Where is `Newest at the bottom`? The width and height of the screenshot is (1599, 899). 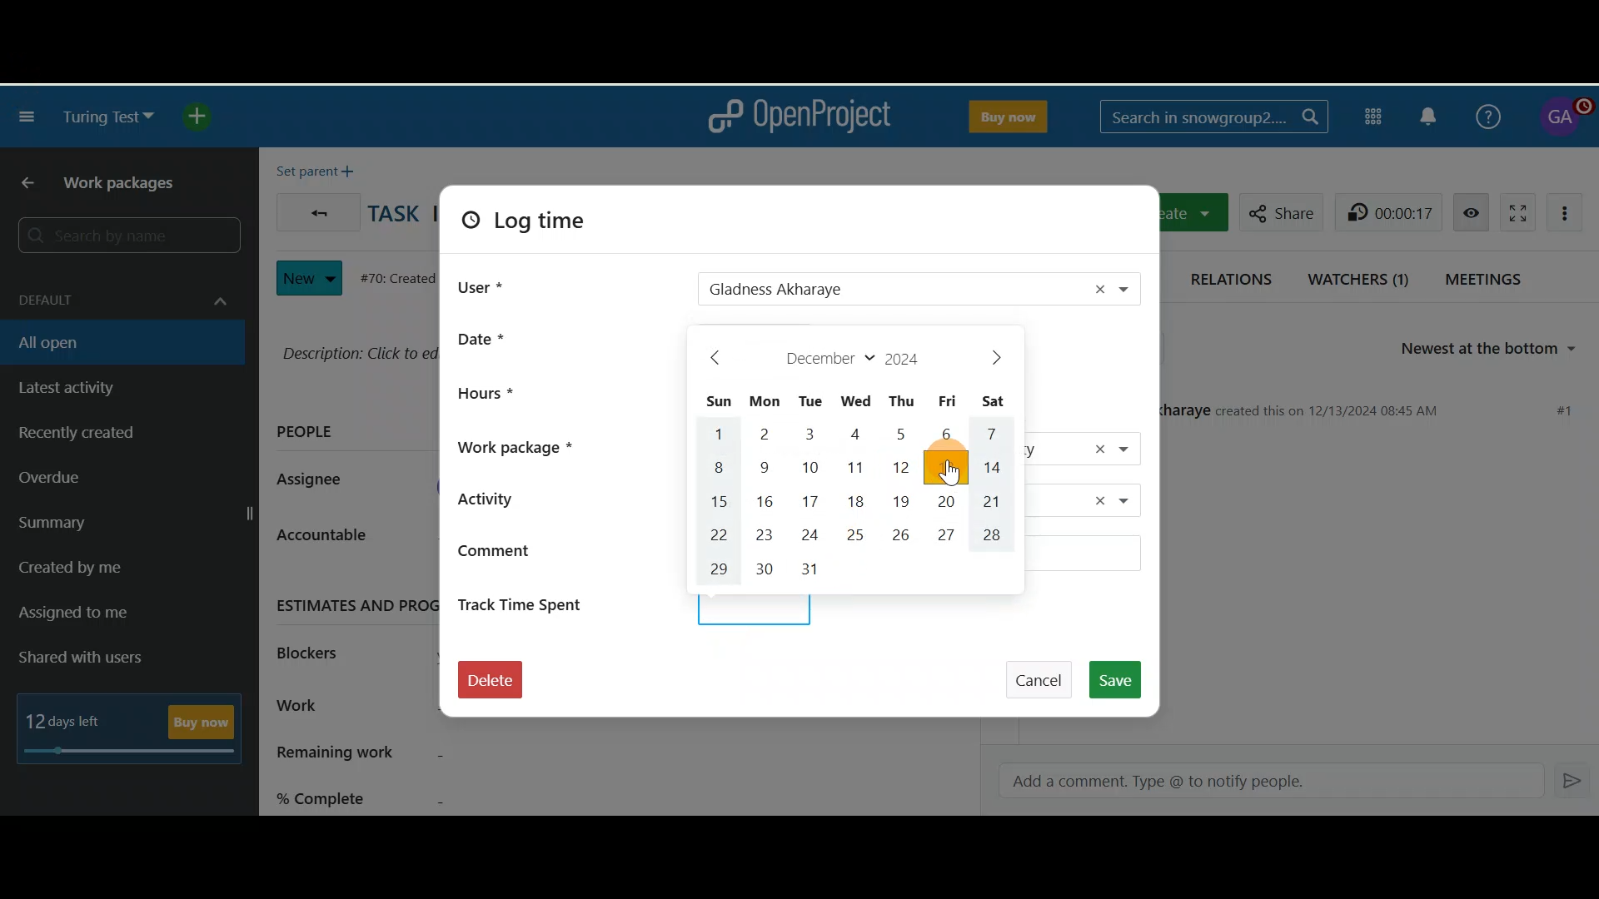 Newest at the bottom is located at coordinates (1497, 350).